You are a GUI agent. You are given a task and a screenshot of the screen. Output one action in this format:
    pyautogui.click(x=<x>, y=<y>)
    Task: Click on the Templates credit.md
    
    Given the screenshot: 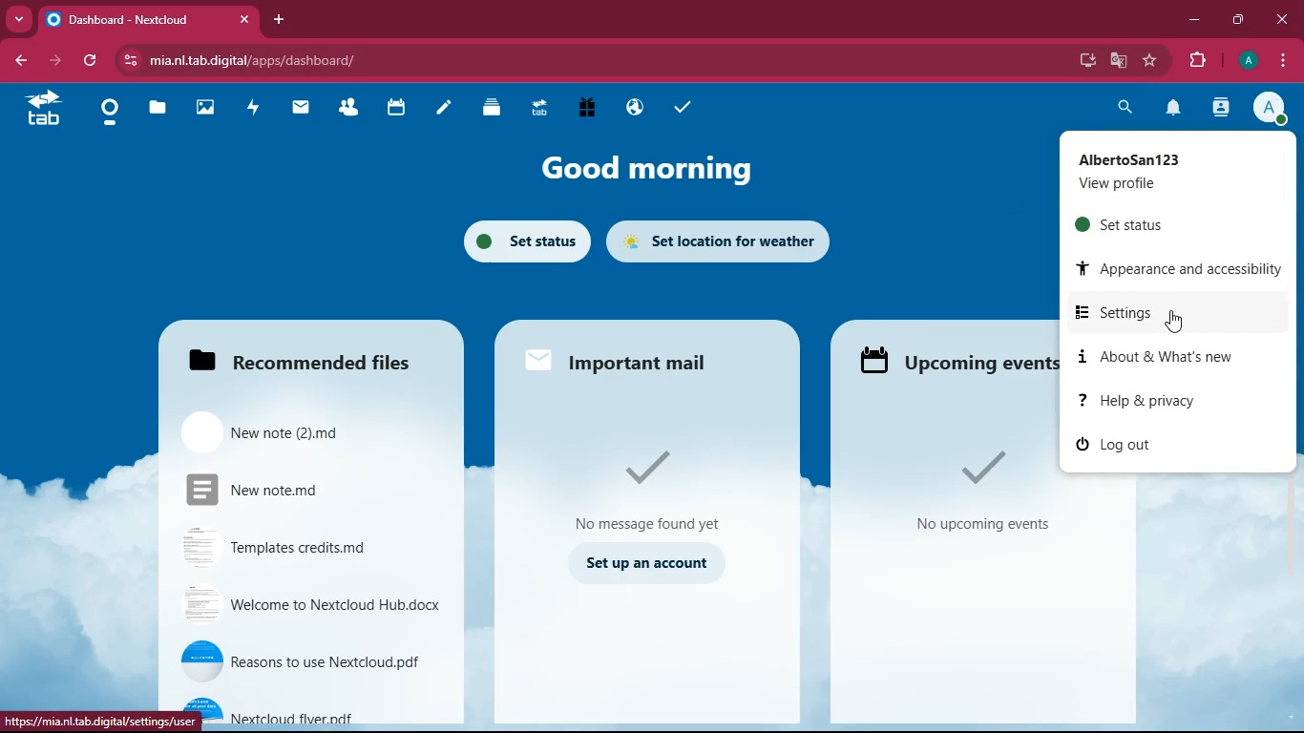 What is the action you would take?
    pyautogui.click(x=316, y=546)
    